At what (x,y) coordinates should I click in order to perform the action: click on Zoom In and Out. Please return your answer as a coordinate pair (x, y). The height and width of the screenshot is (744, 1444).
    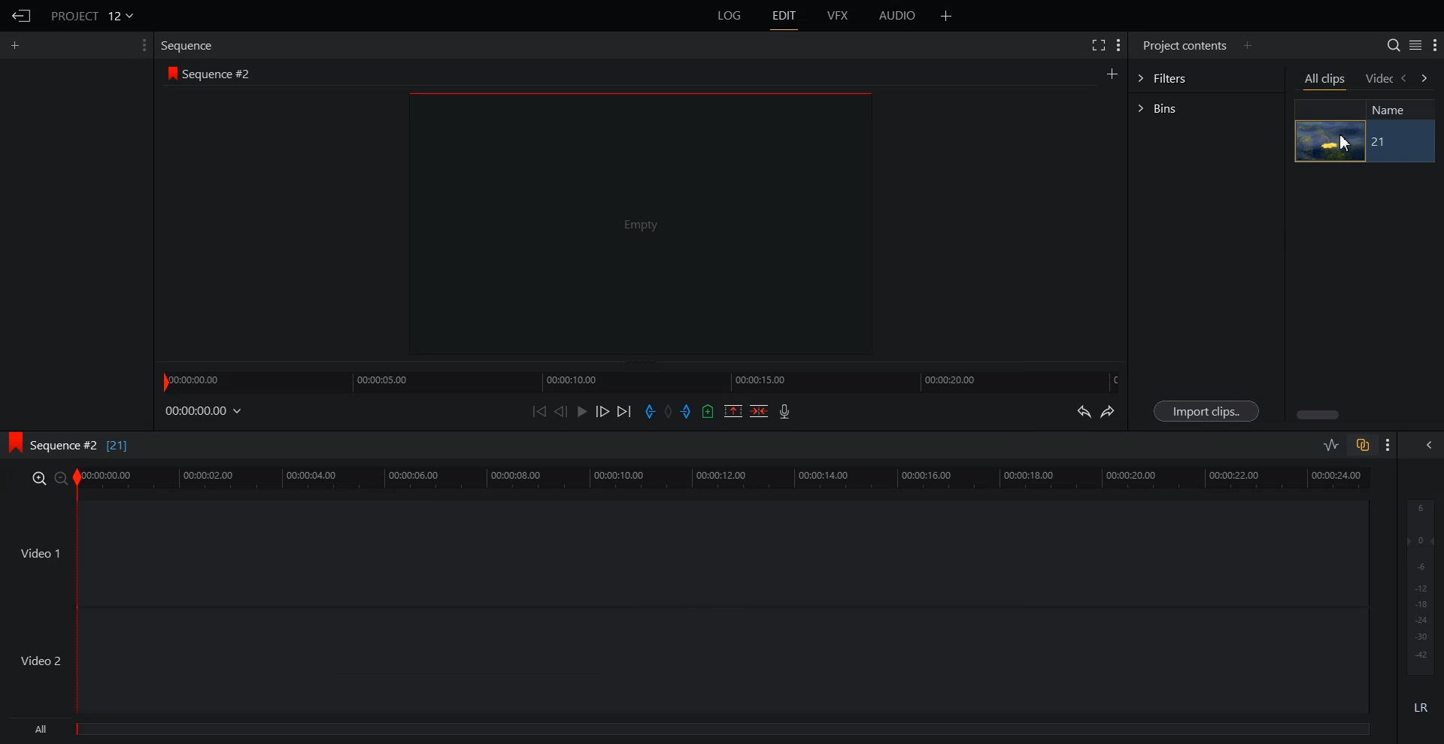
    Looking at the image, I should click on (50, 479).